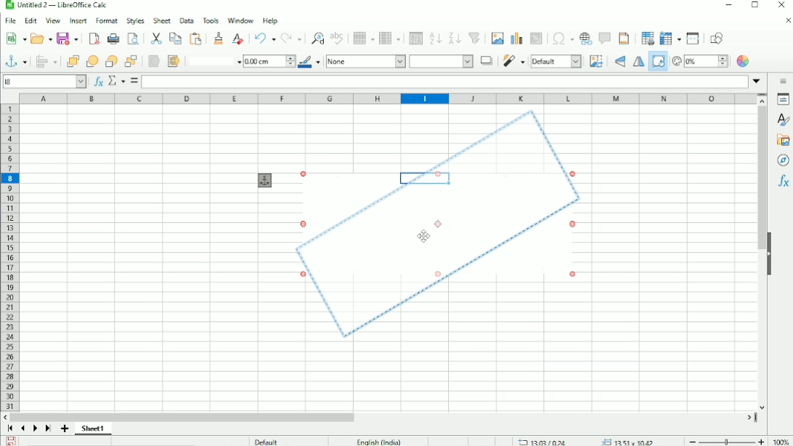 Image resolution: width=793 pixels, height=446 pixels. Describe the element at coordinates (10, 257) in the screenshot. I see `Row headings` at that location.